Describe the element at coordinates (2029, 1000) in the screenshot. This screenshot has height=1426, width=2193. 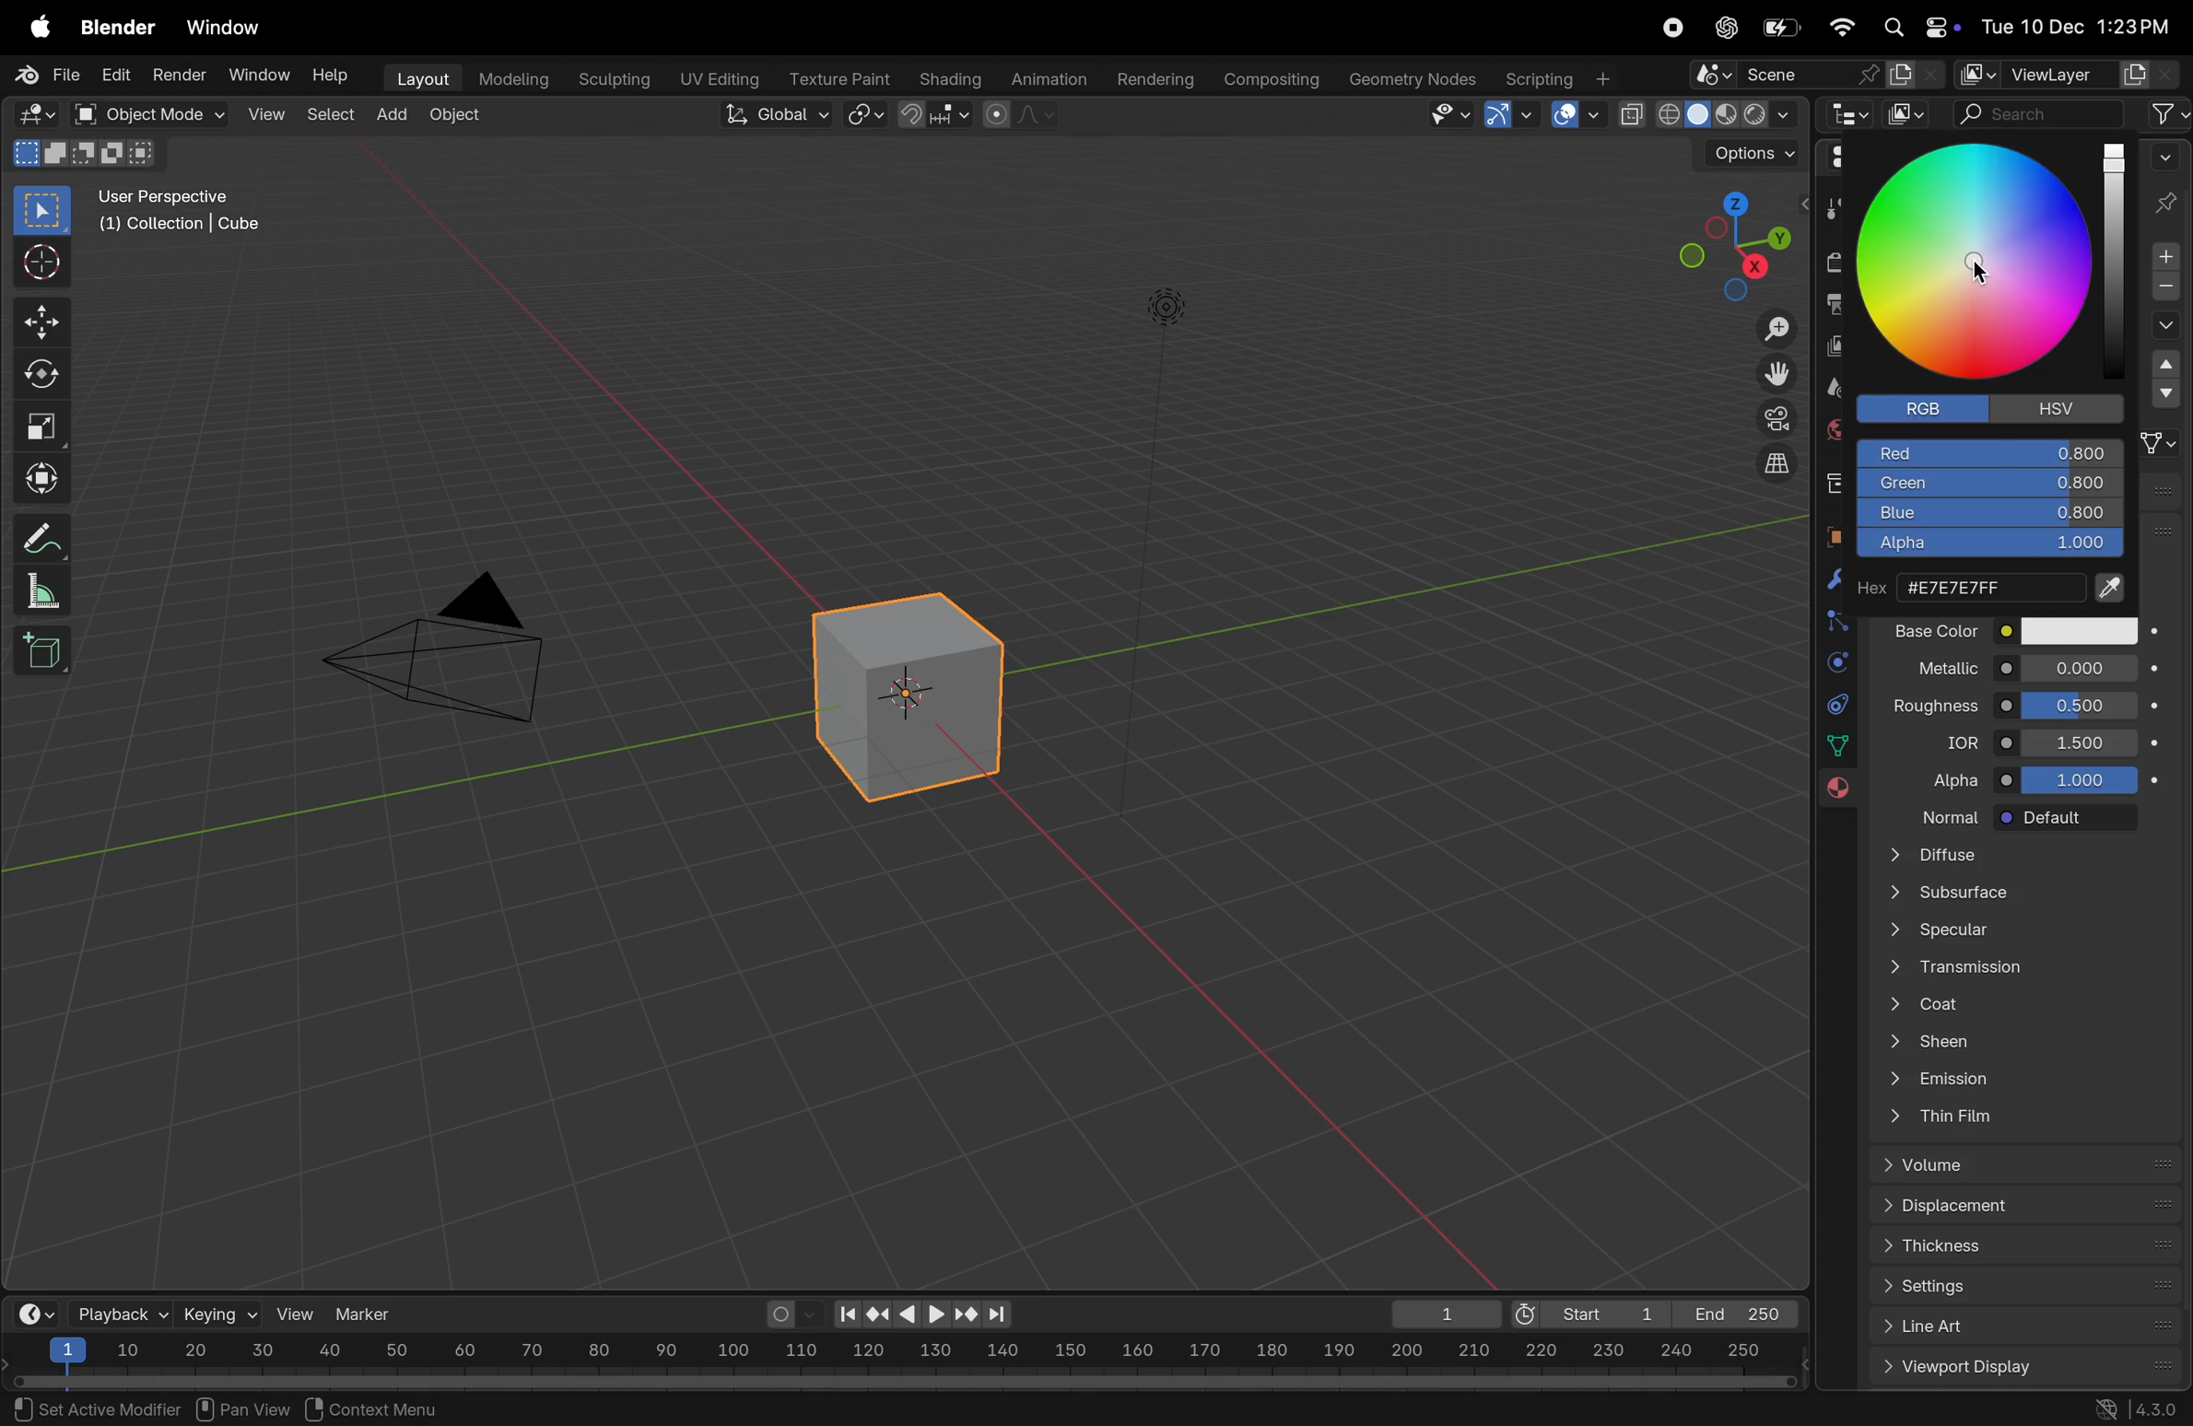
I see `coat` at that location.